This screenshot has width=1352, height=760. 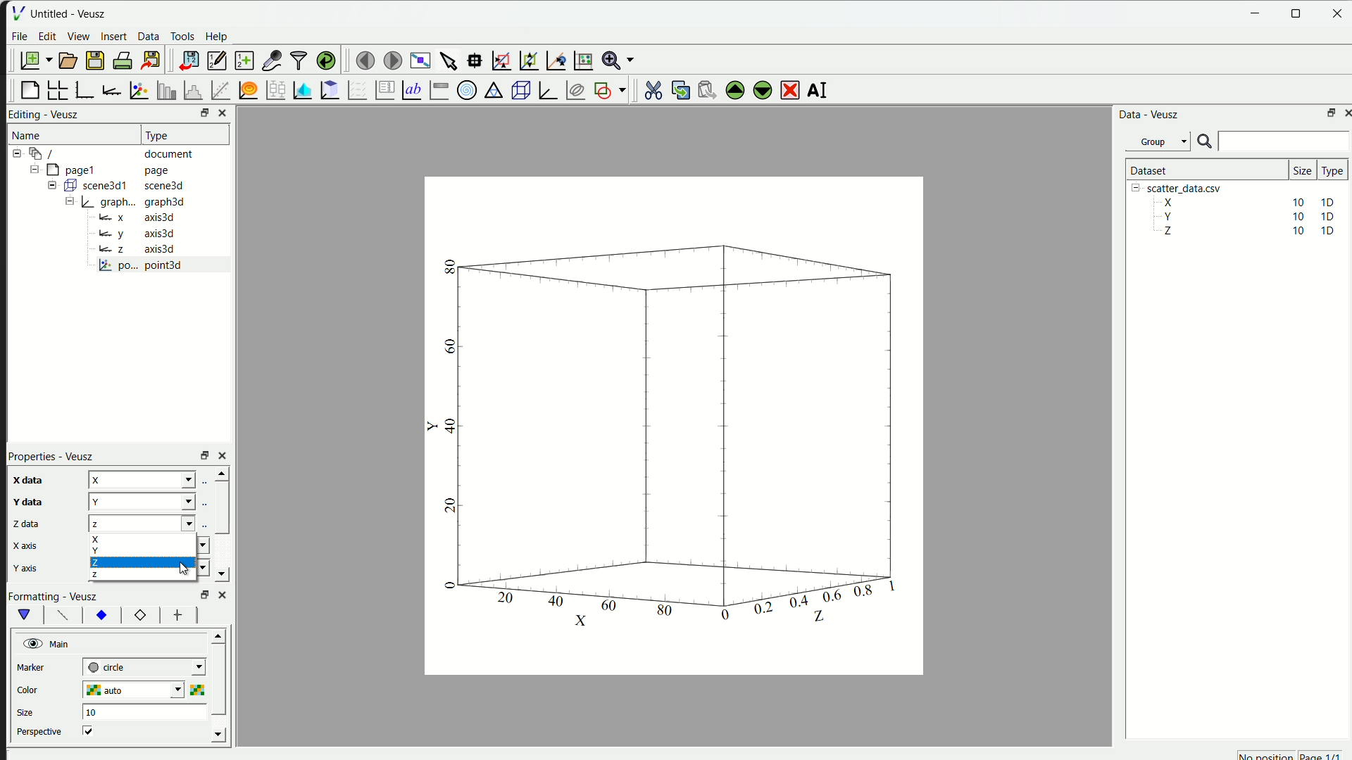 What do you see at coordinates (186, 571) in the screenshot?
I see `cursor` at bounding box center [186, 571].